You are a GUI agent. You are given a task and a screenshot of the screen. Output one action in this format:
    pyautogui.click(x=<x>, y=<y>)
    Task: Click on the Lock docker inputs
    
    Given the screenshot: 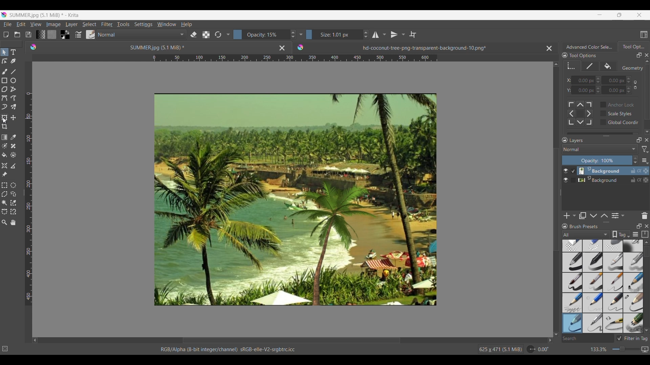 What is the action you would take?
    pyautogui.click(x=565, y=55)
    